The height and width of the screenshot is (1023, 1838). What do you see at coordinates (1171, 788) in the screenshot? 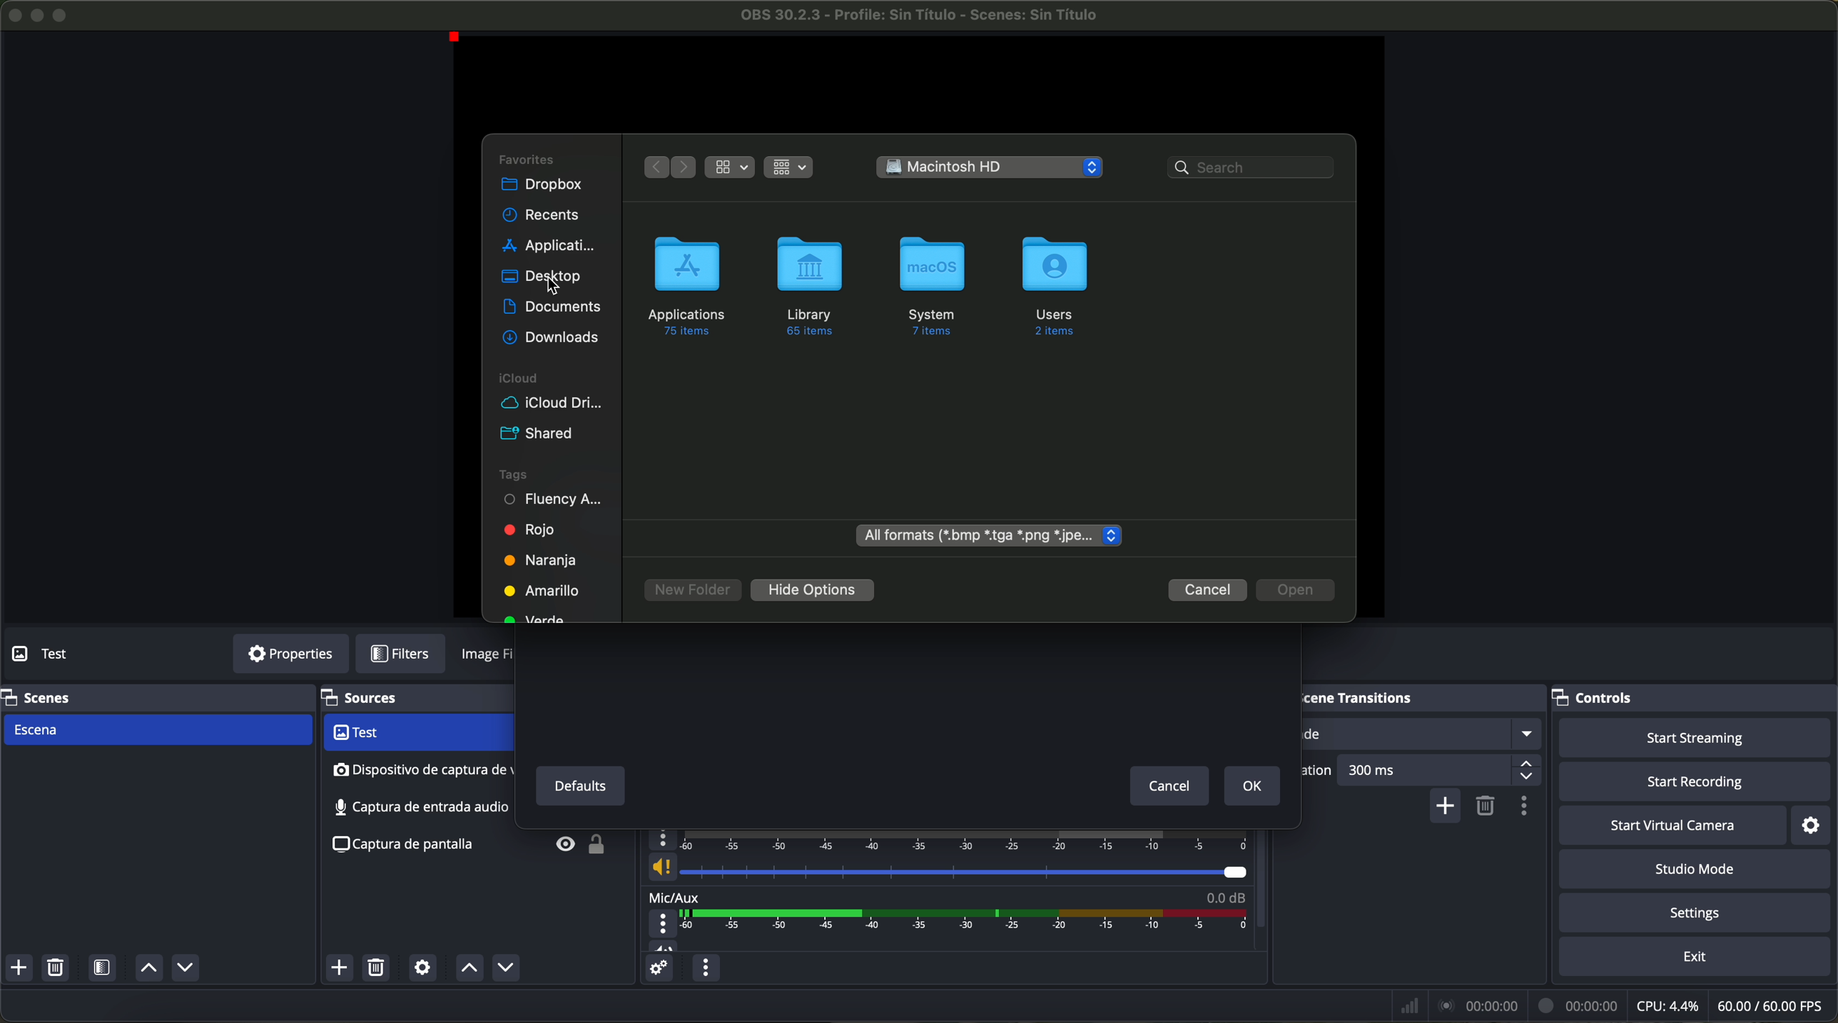
I see `cancel` at bounding box center [1171, 788].